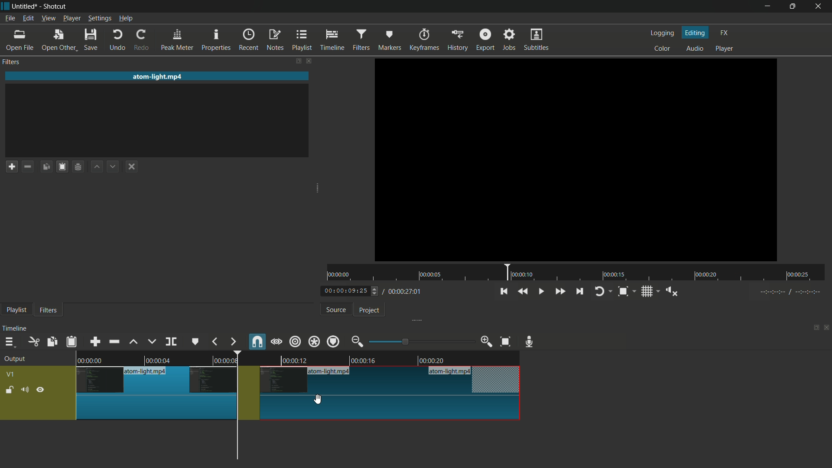 This screenshot has height=468, width=832. I want to click on player, so click(726, 50).